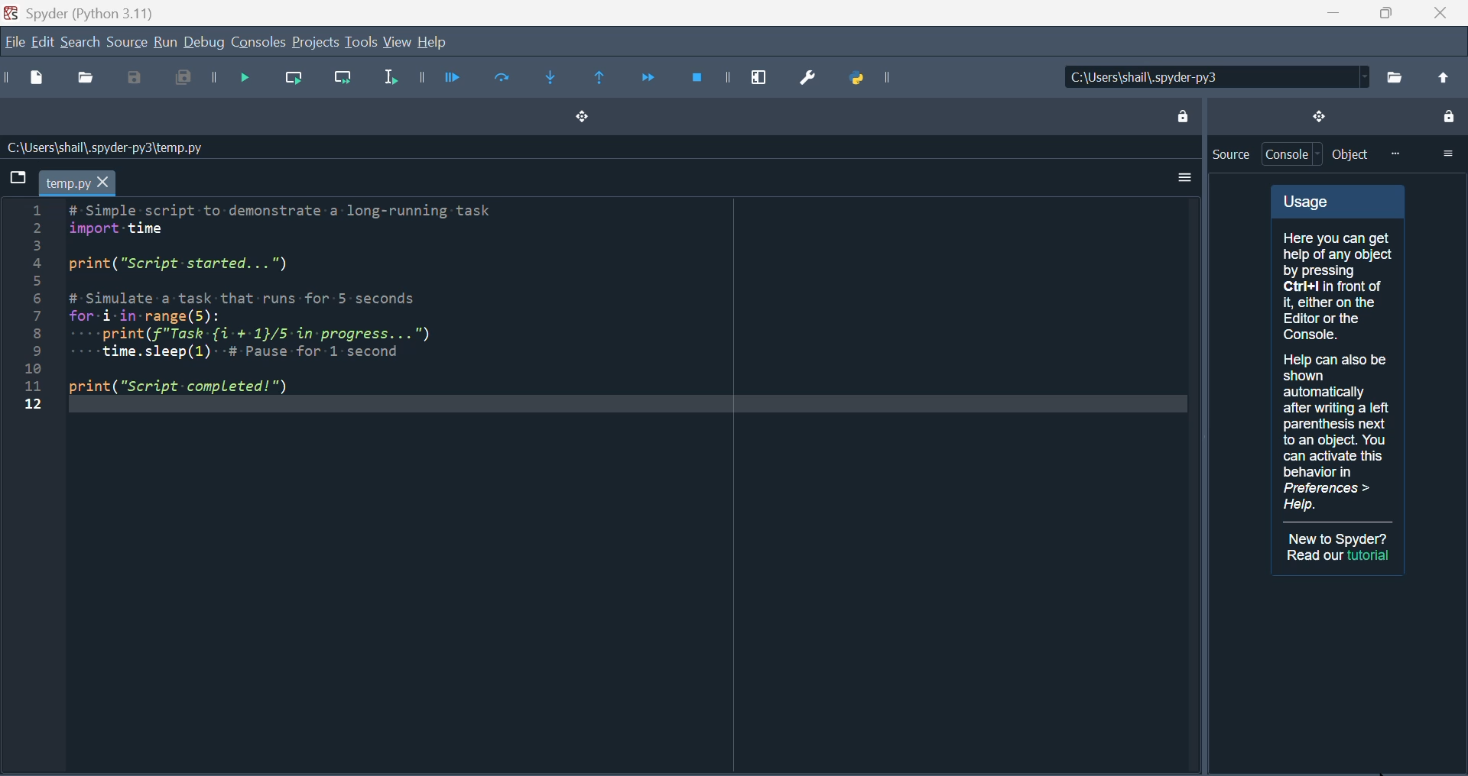  Describe the element at coordinates (259, 43) in the screenshot. I see `Console` at that location.